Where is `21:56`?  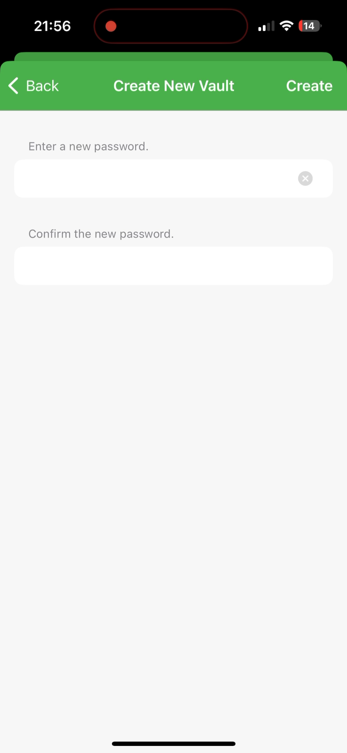 21:56 is located at coordinates (51, 27).